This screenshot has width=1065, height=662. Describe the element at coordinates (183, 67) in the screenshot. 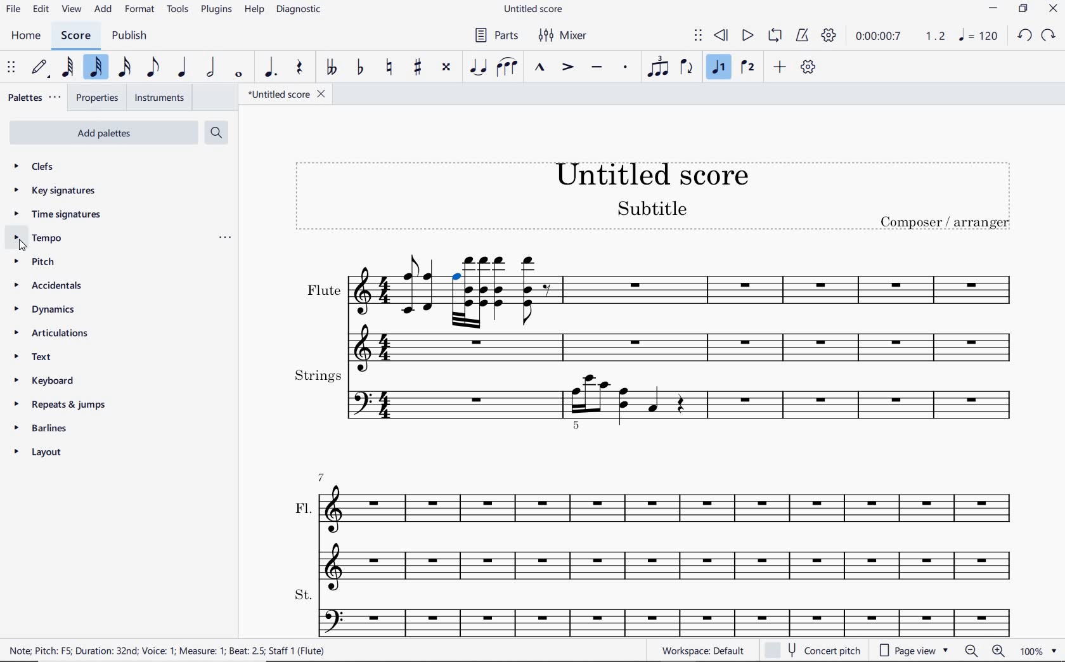

I see `QUARTER NOTE` at that location.